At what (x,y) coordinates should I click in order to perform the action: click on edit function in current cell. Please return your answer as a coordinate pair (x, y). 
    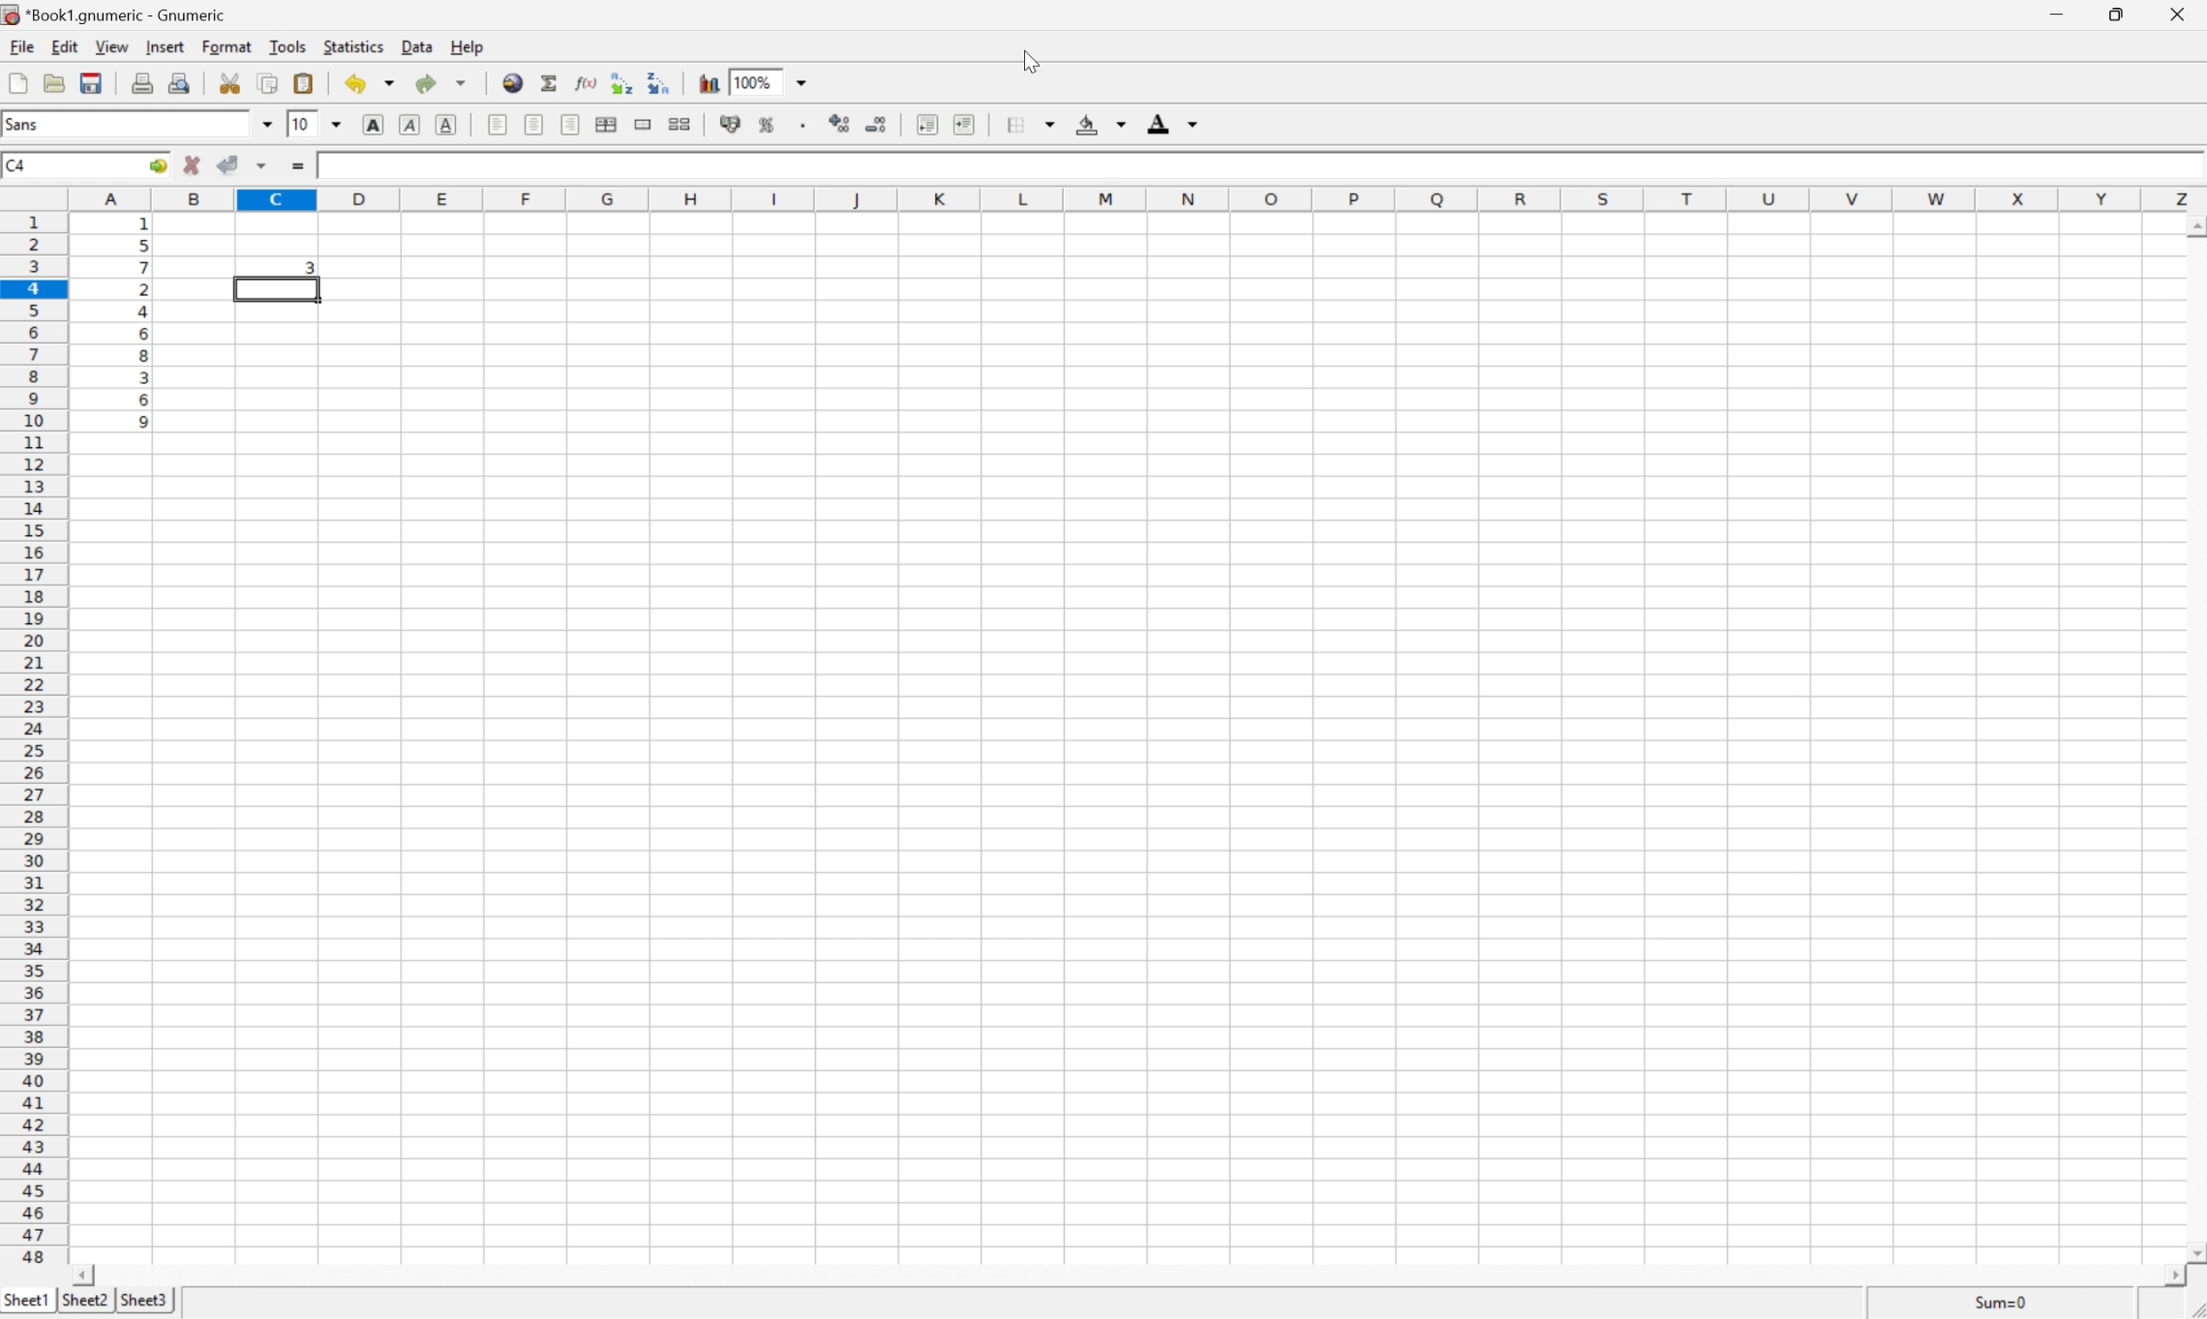
    Looking at the image, I should click on (585, 82).